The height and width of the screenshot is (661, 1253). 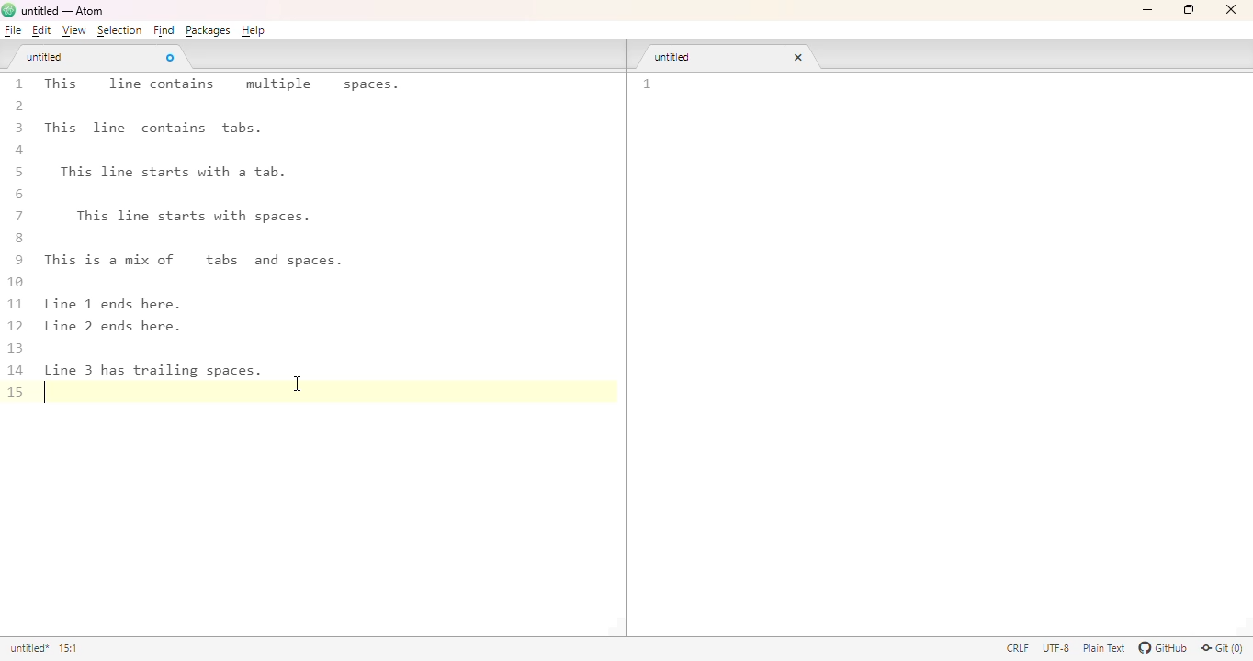 I want to click on view, so click(x=73, y=31).